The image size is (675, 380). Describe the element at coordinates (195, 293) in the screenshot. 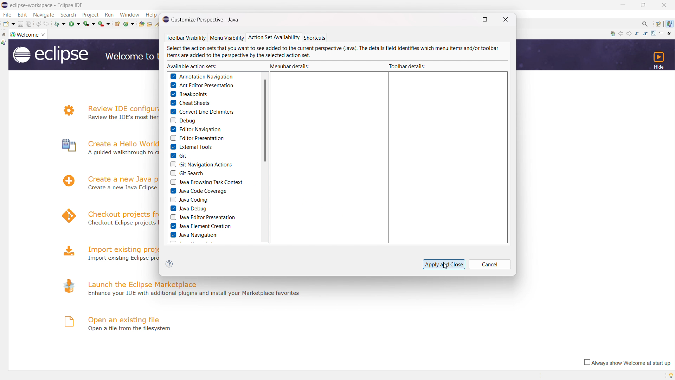

I see `- Enhance your IDE with additional plugins and install your Marketplace favorites` at that location.